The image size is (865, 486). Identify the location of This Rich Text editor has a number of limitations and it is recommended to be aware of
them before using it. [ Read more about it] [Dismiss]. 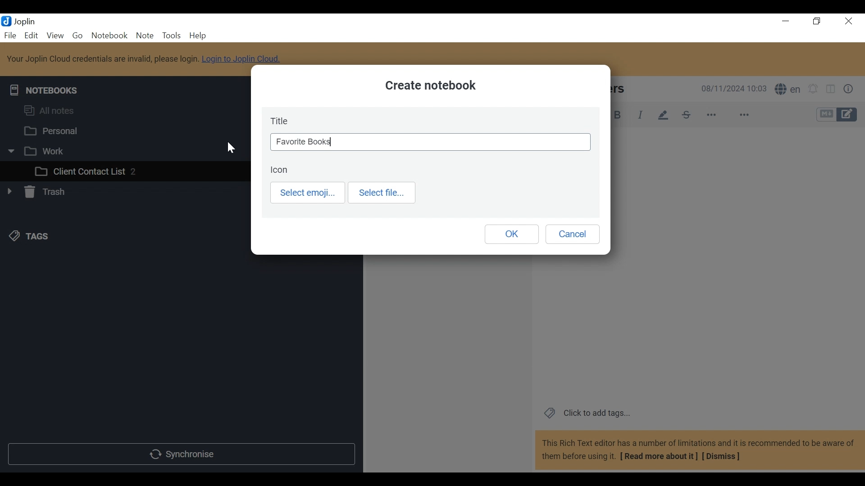
(698, 450).